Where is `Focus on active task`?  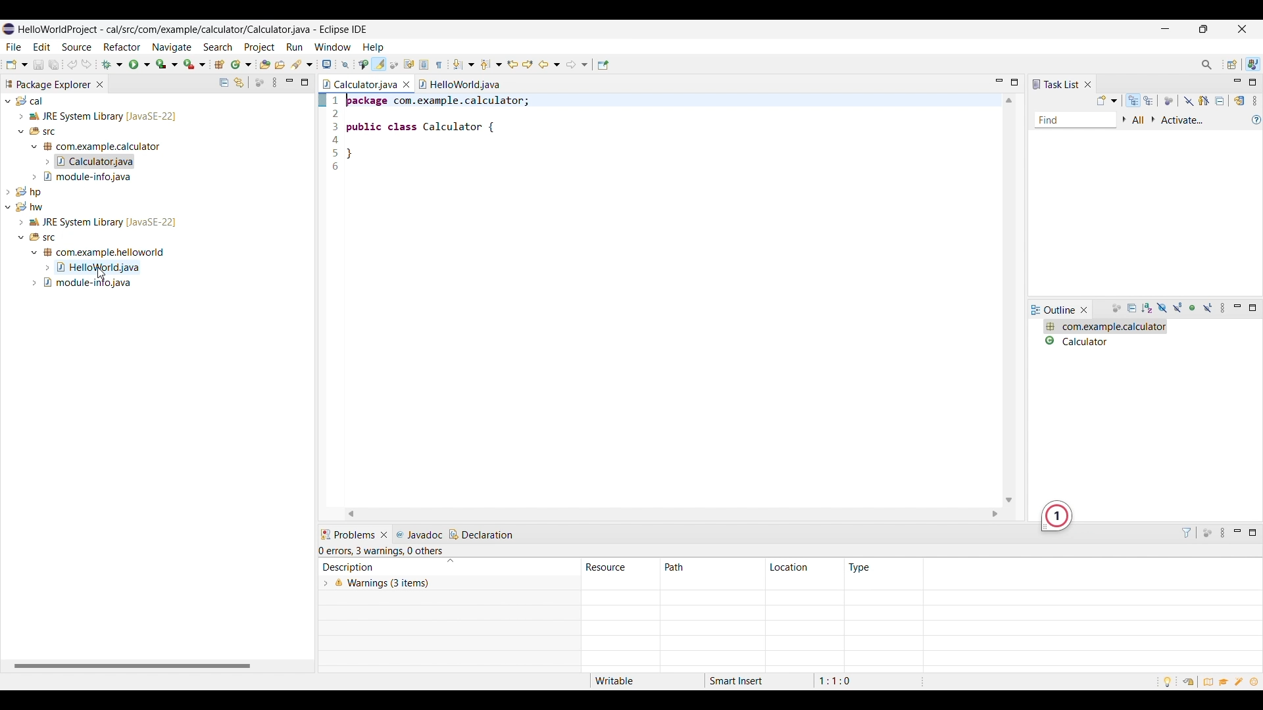
Focus on active task is located at coordinates (259, 82).